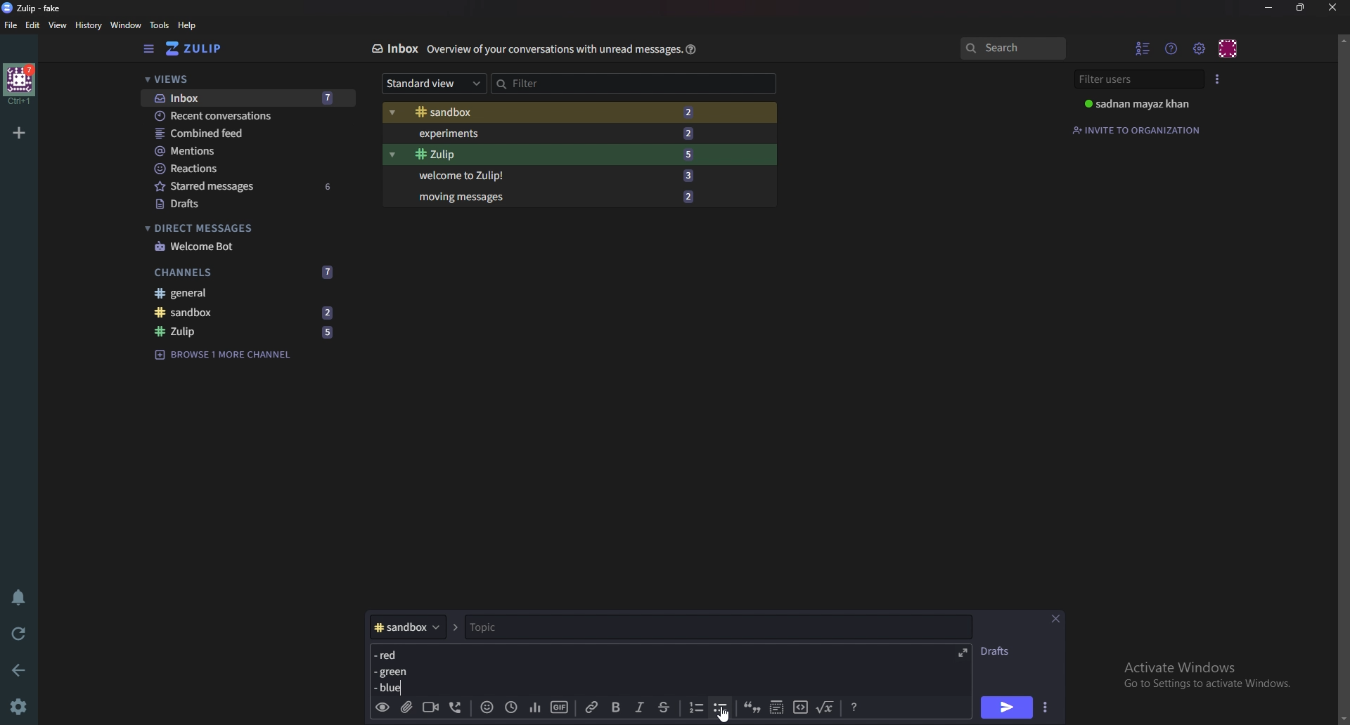 The height and width of the screenshot is (725, 1350). I want to click on close, so click(1331, 7).